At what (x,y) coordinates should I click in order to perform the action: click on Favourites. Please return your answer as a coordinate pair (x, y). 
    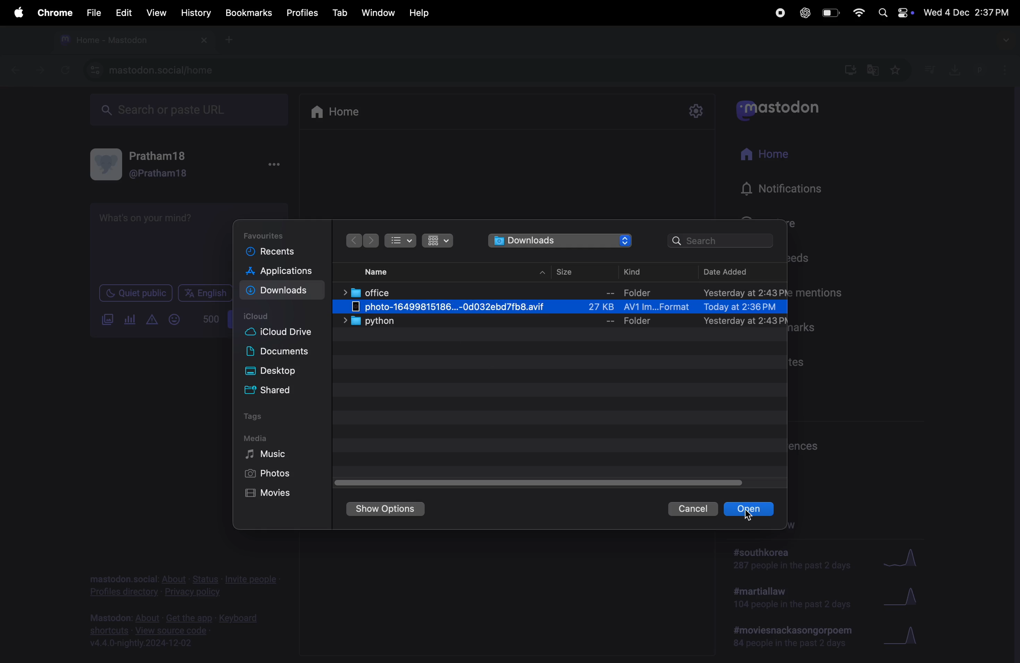
    Looking at the image, I should click on (270, 234).